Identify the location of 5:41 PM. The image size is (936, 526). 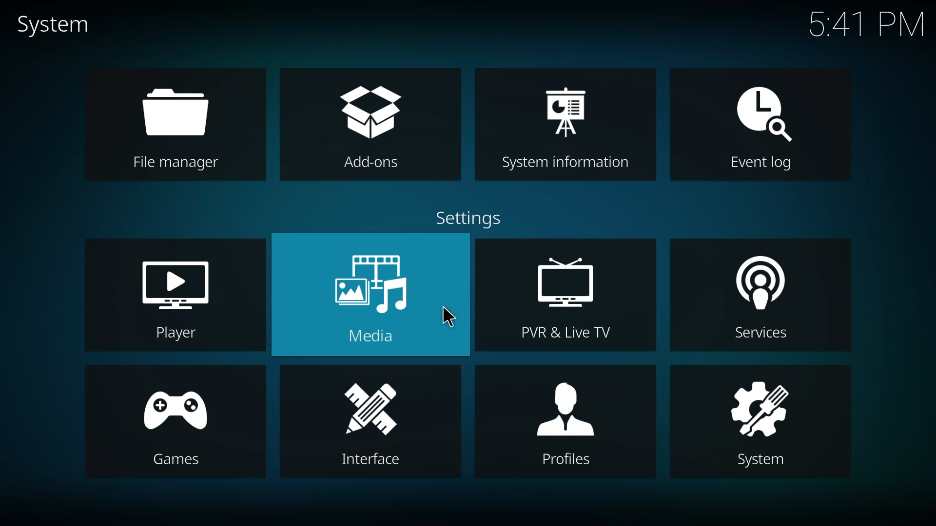
(867, 22).